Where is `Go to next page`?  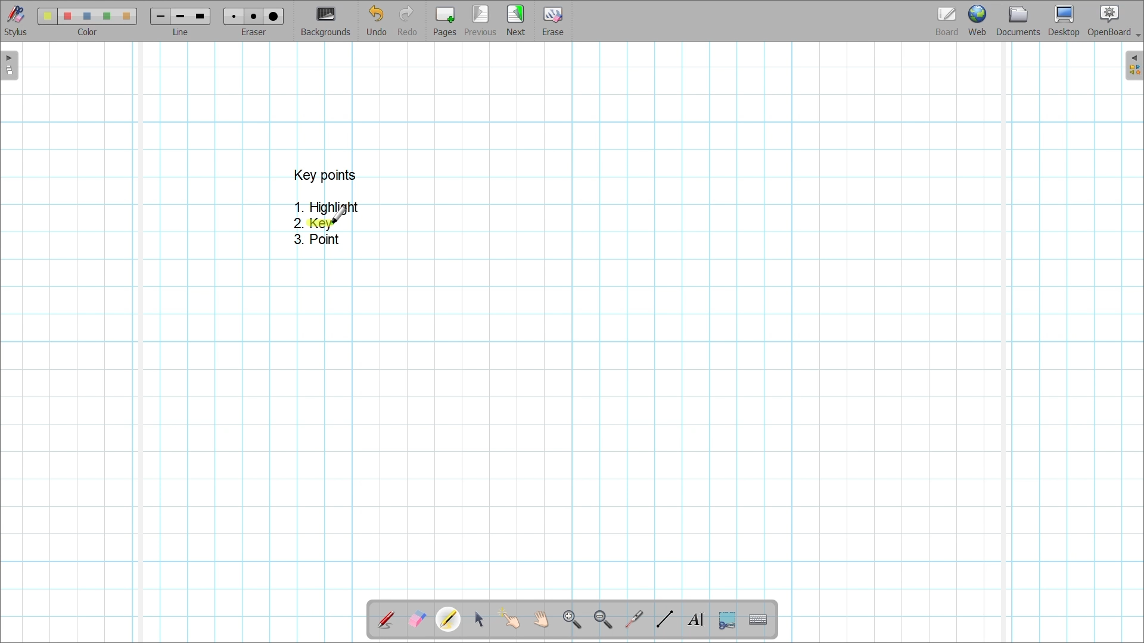 Go to next page is located at coordinates (515, 20).